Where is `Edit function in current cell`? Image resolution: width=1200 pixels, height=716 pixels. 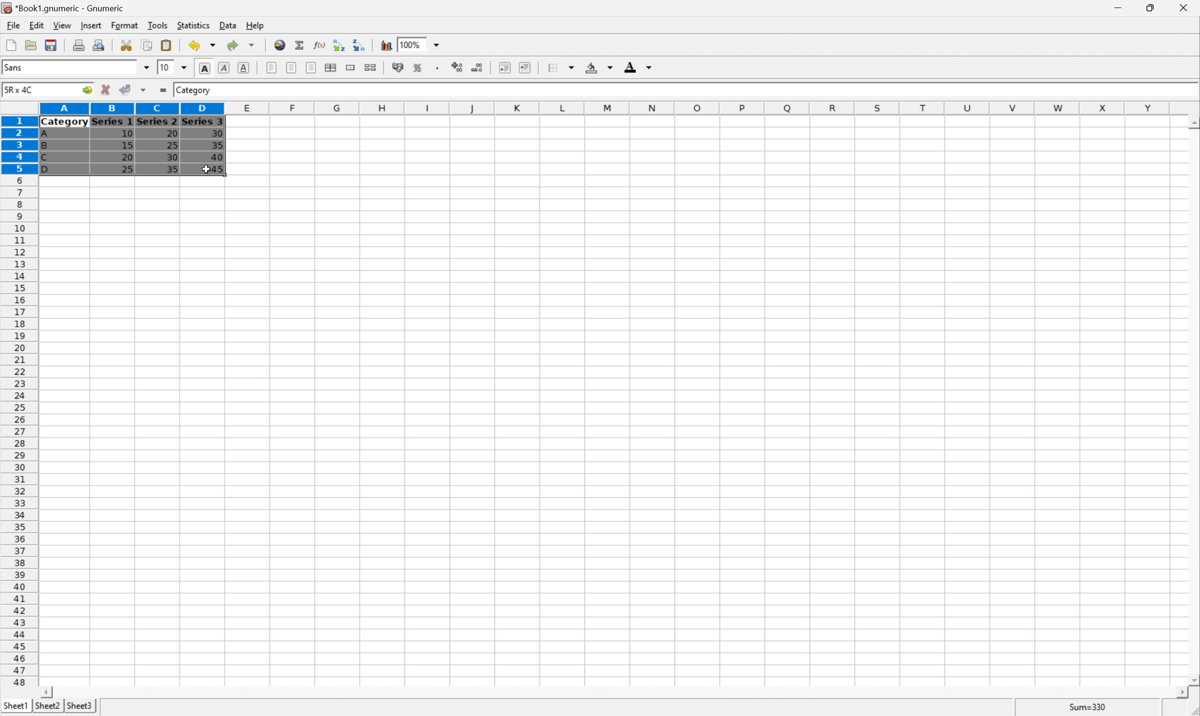
Edit function in current cell is located at coordinates (320, 45).